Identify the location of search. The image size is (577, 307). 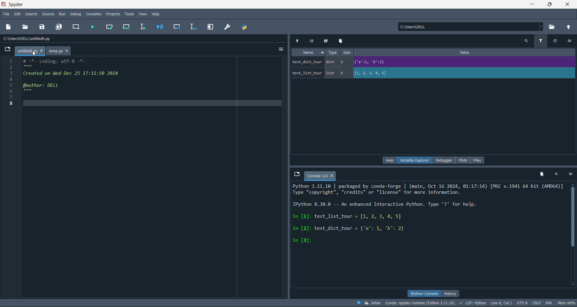
(526, 41).